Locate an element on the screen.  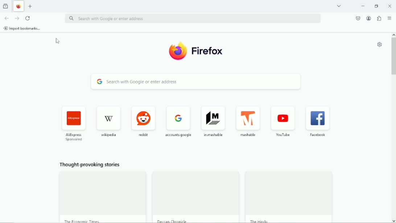
Minimize is located at coordinates (363, 6).